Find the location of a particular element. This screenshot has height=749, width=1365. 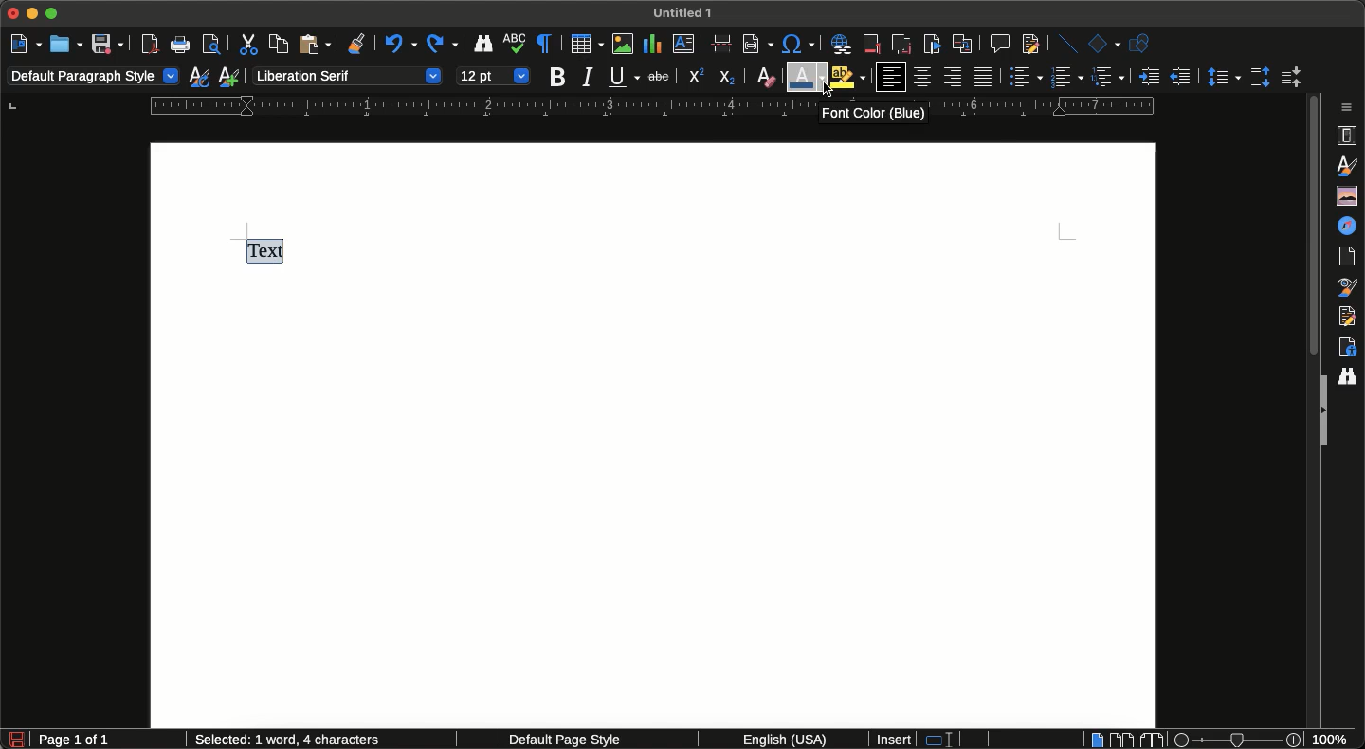

Clone formatting is located at coordinates (358, 46).